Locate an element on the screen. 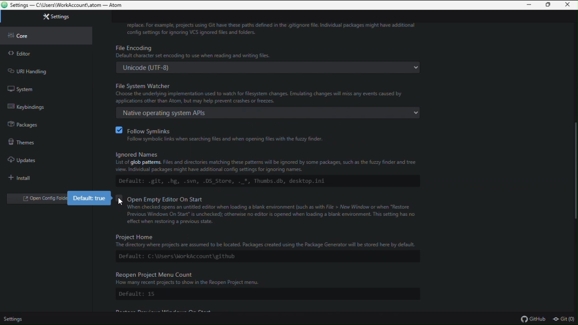  checkbox is located at coordinates (119, 197).